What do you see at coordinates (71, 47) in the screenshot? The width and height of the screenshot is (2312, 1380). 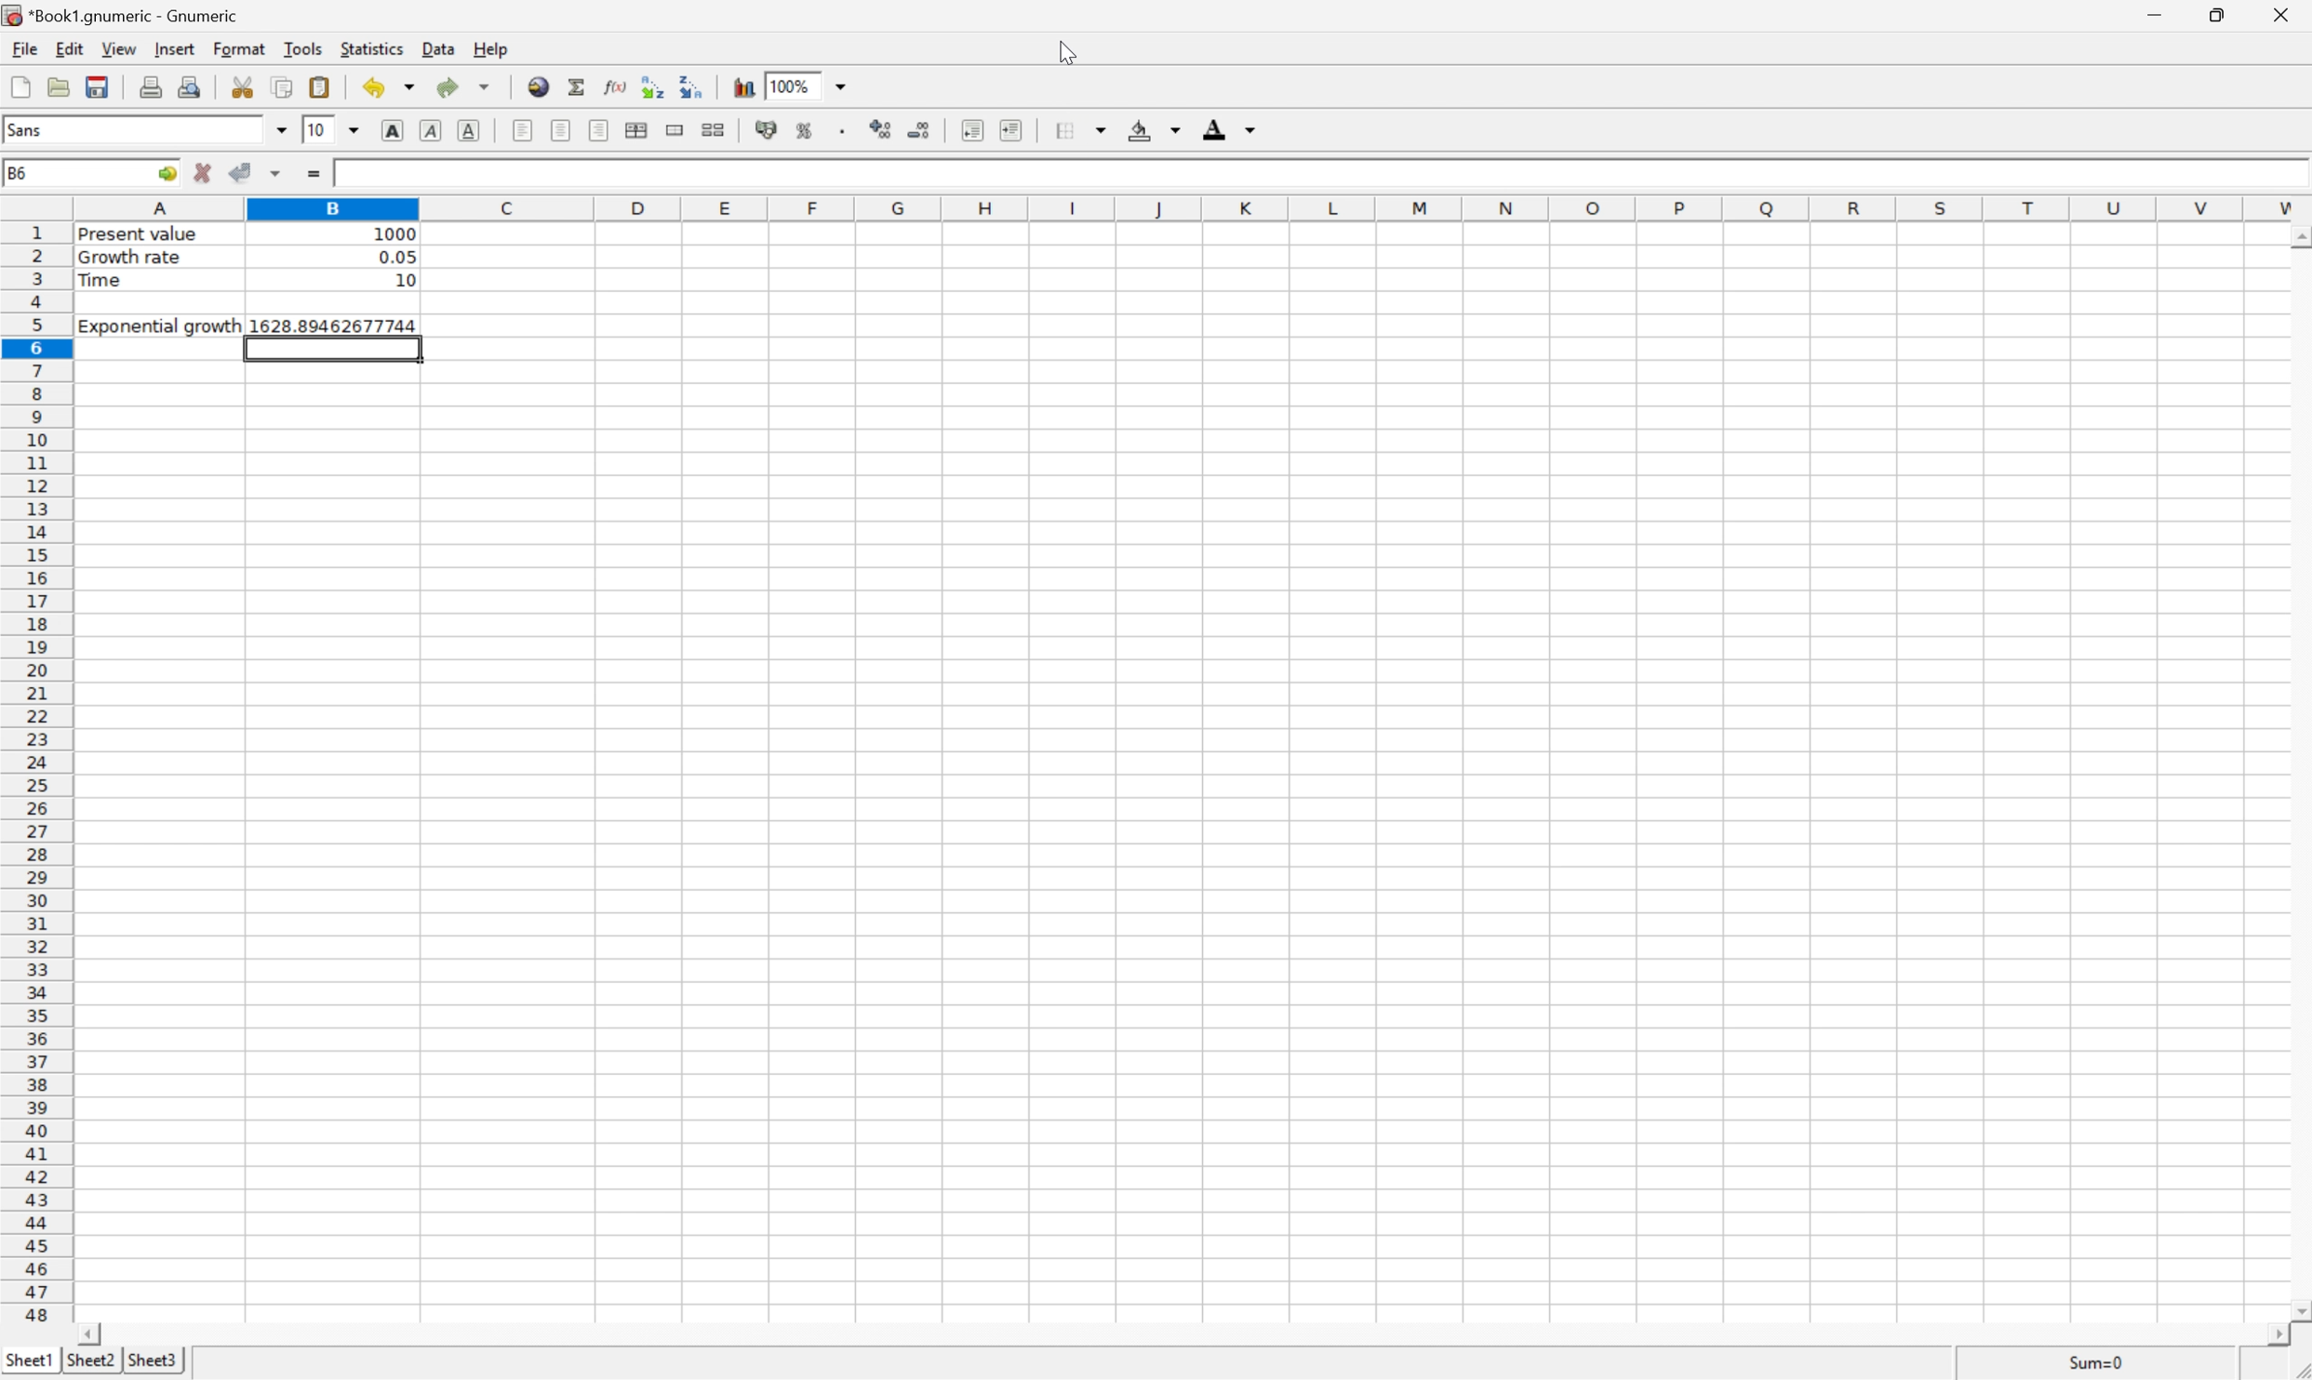 I see `Edit` at bounding box center [71, 47].